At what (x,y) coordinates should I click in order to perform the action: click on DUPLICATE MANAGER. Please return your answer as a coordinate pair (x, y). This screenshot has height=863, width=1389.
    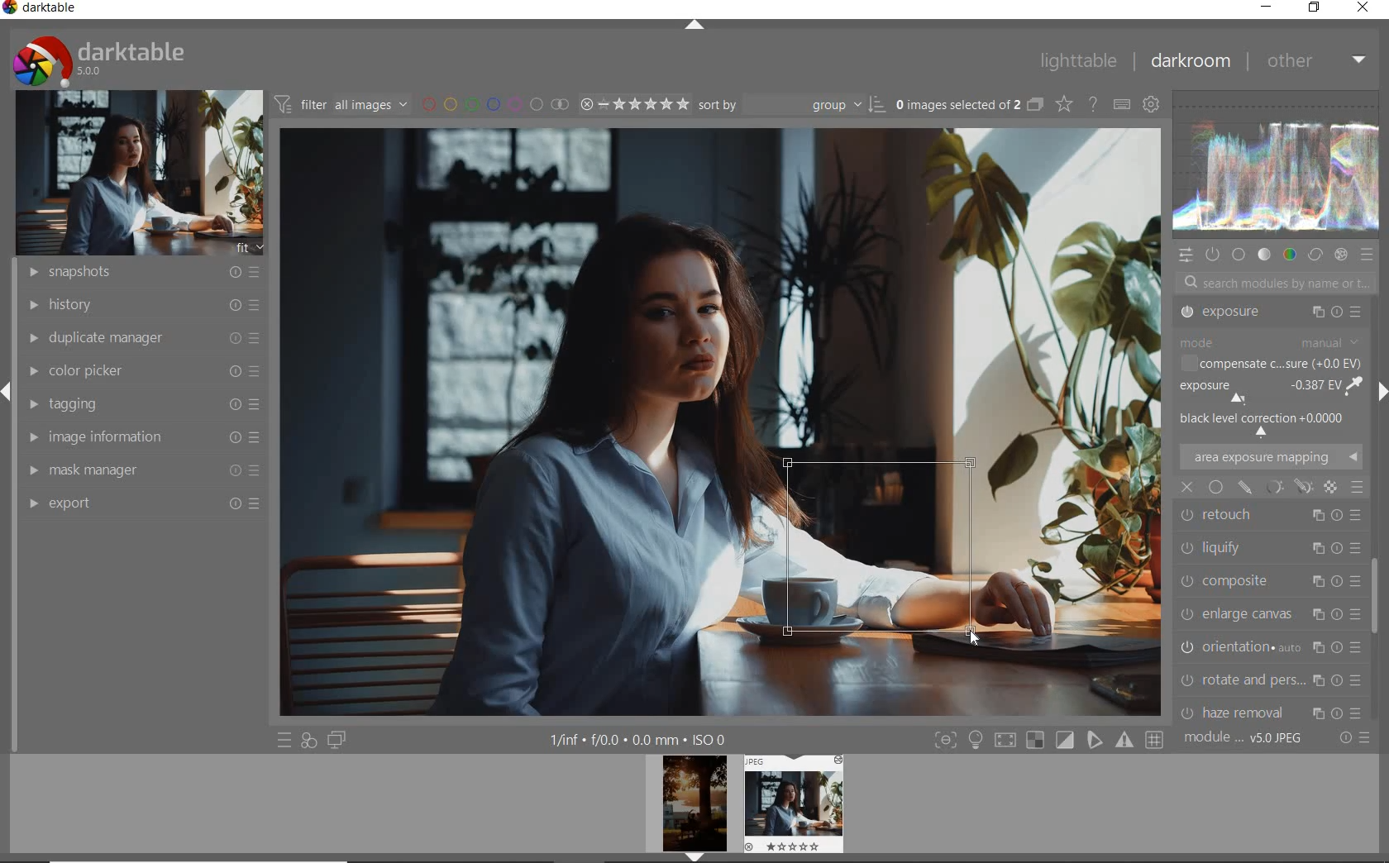
    Looking at the image, I should click on (141, 338).